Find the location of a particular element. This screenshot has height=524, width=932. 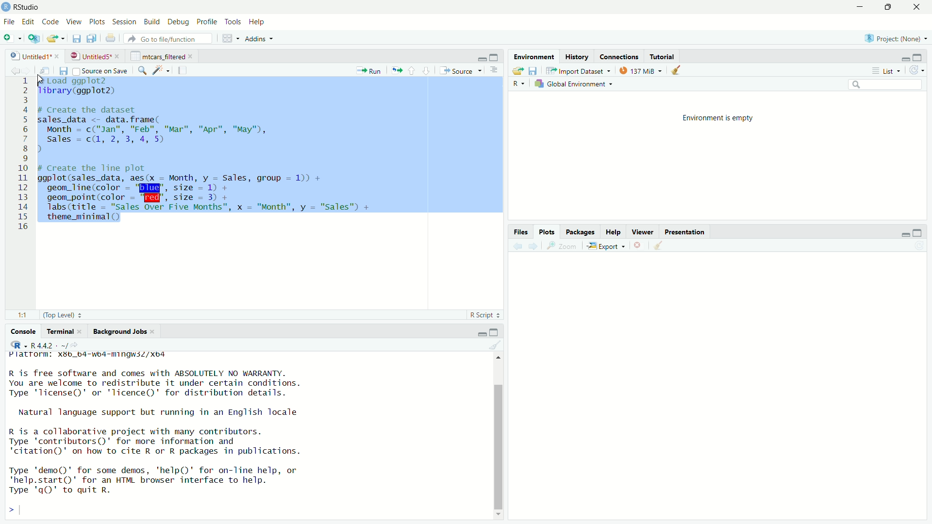

minimize is located at coordinates (480, 333).